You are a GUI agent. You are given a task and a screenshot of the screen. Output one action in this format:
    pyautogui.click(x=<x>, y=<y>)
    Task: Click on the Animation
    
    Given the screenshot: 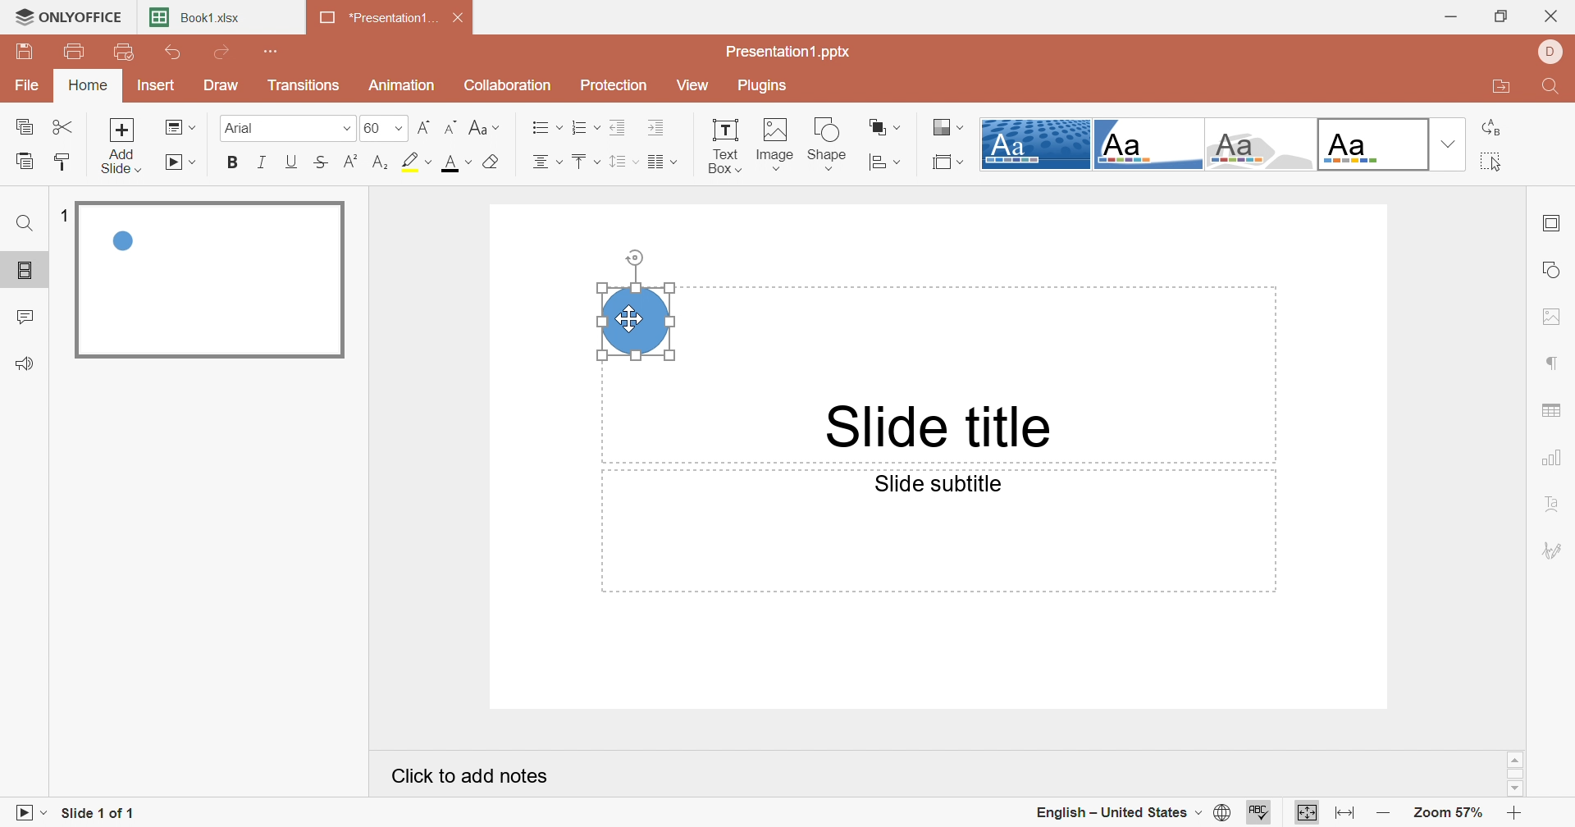 What is the action you would take?
    pyautogui.click(x=403, y=84)
    